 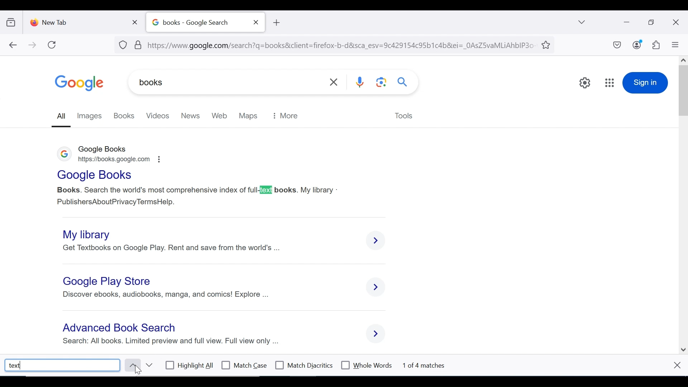 What do you see at coordinates (106, 148) in the screenshot?
I see `google books` at bounding box center [106, 148].